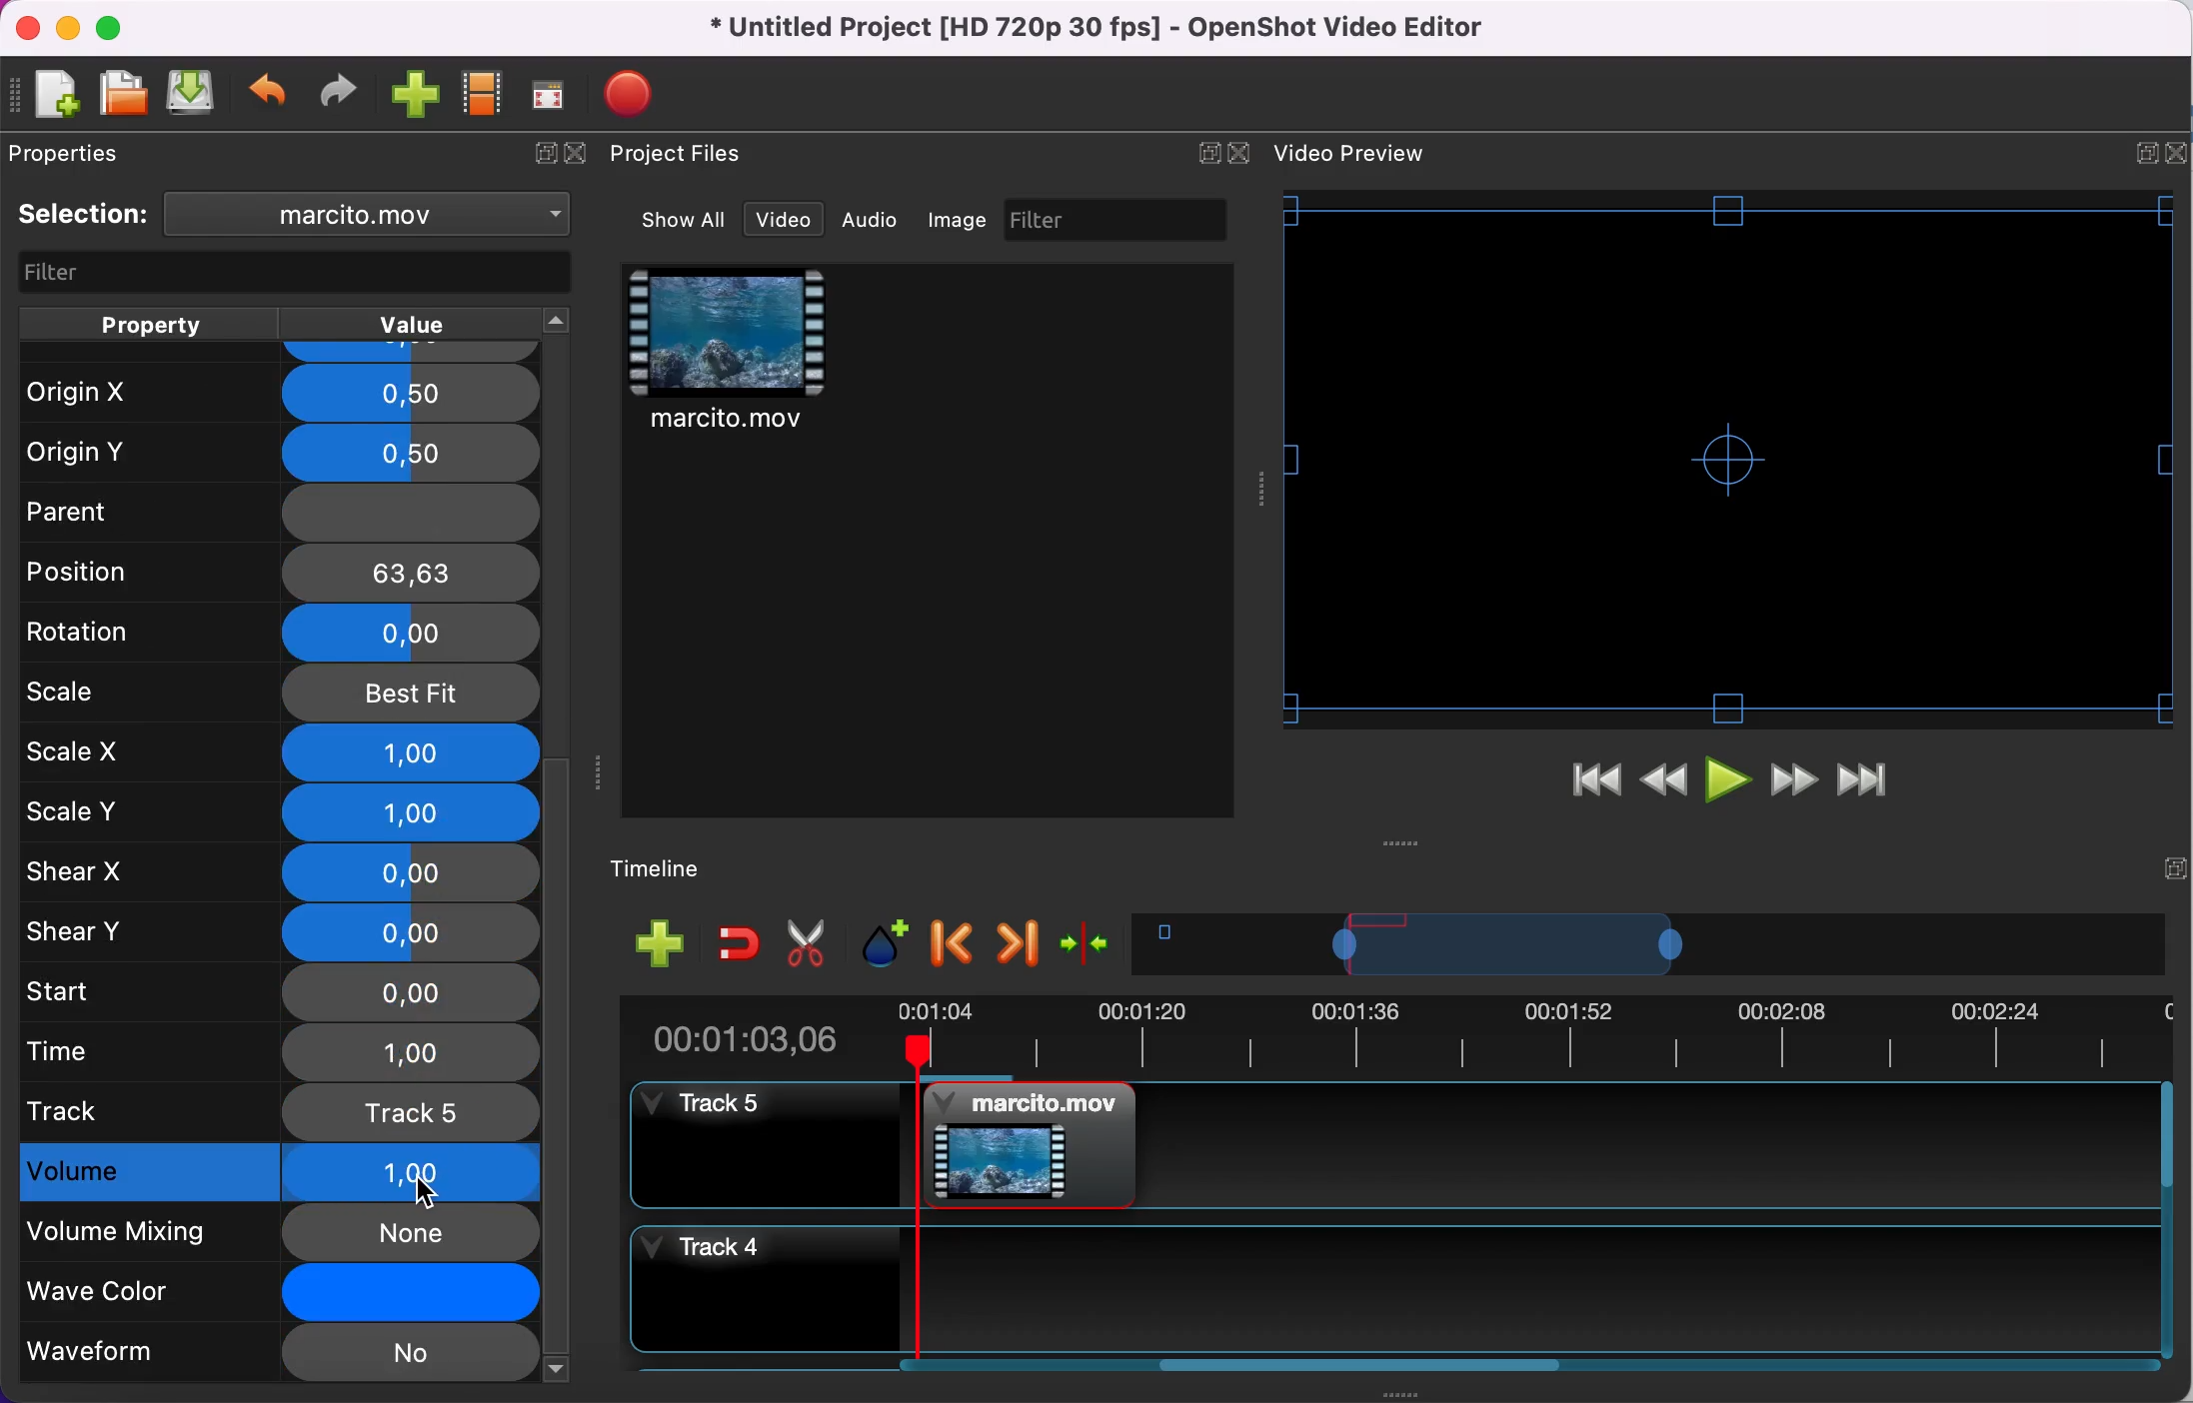 The width and height of the screenshot is (2193, 1403). I want to click on rewind, so click(1665, 786).